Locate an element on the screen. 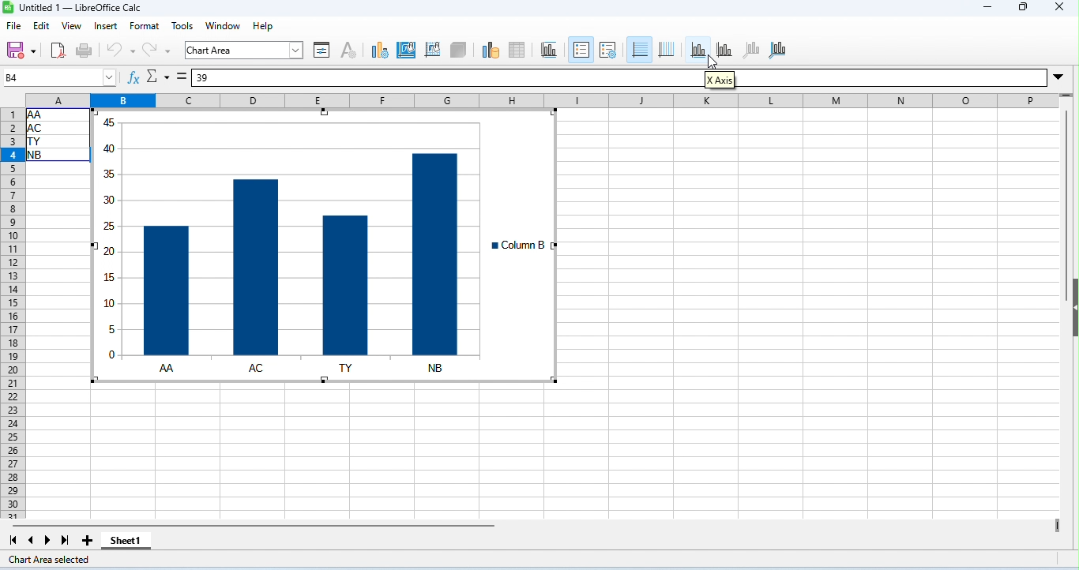  save is located at coordinates (20, 49).